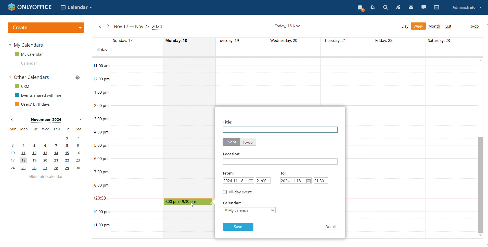 This screenshot has height=247, width=488. Describe the element at coordinates (293, 82) in the screenshot. I see `Wednesday` at that location.